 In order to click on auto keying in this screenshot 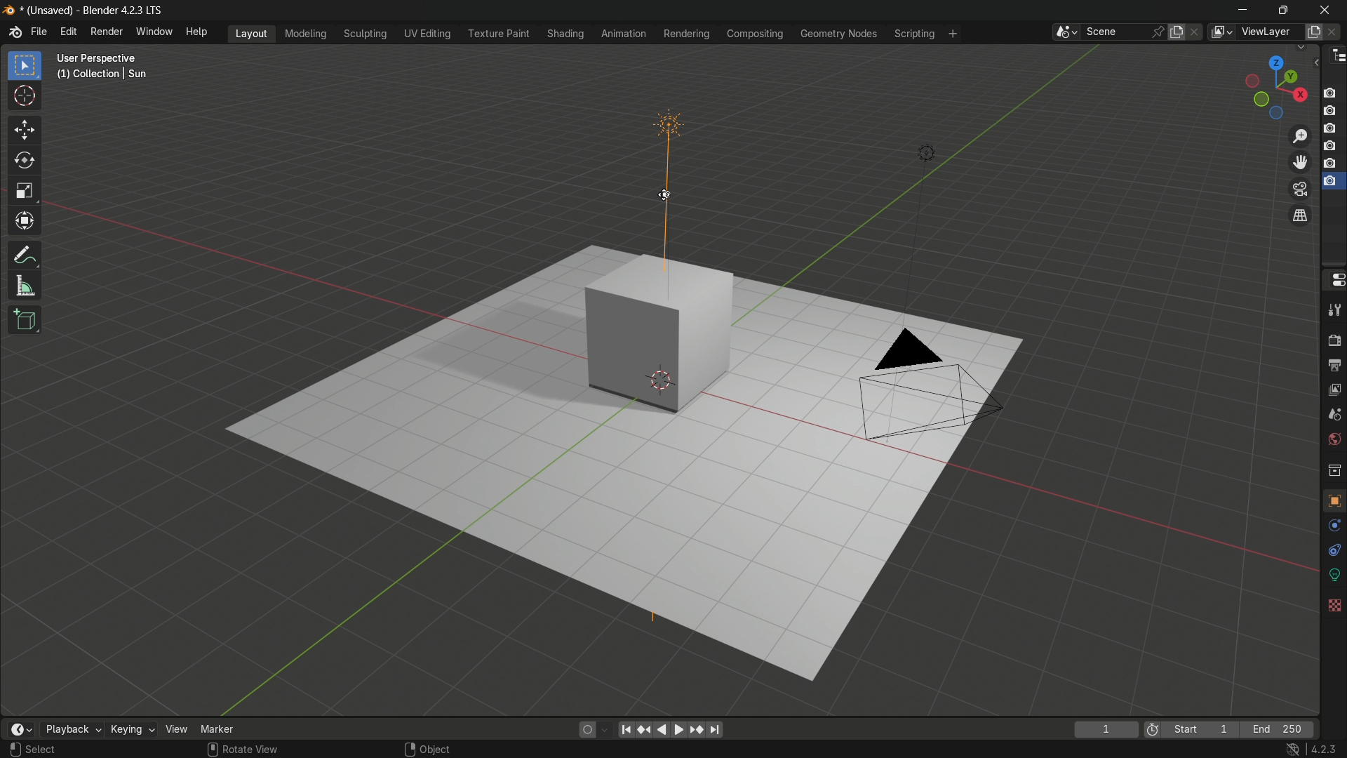, I will do `click(584, 731)`.